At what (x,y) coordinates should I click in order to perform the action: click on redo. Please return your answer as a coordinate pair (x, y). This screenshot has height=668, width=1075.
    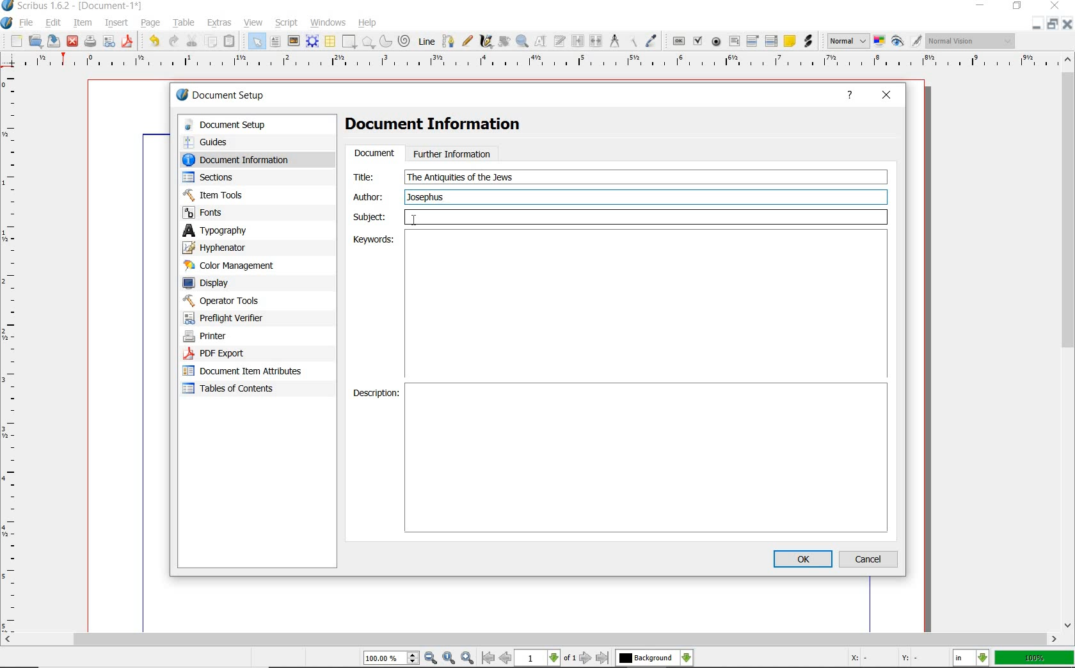
    Looking at the image, I should click on (175, 42).